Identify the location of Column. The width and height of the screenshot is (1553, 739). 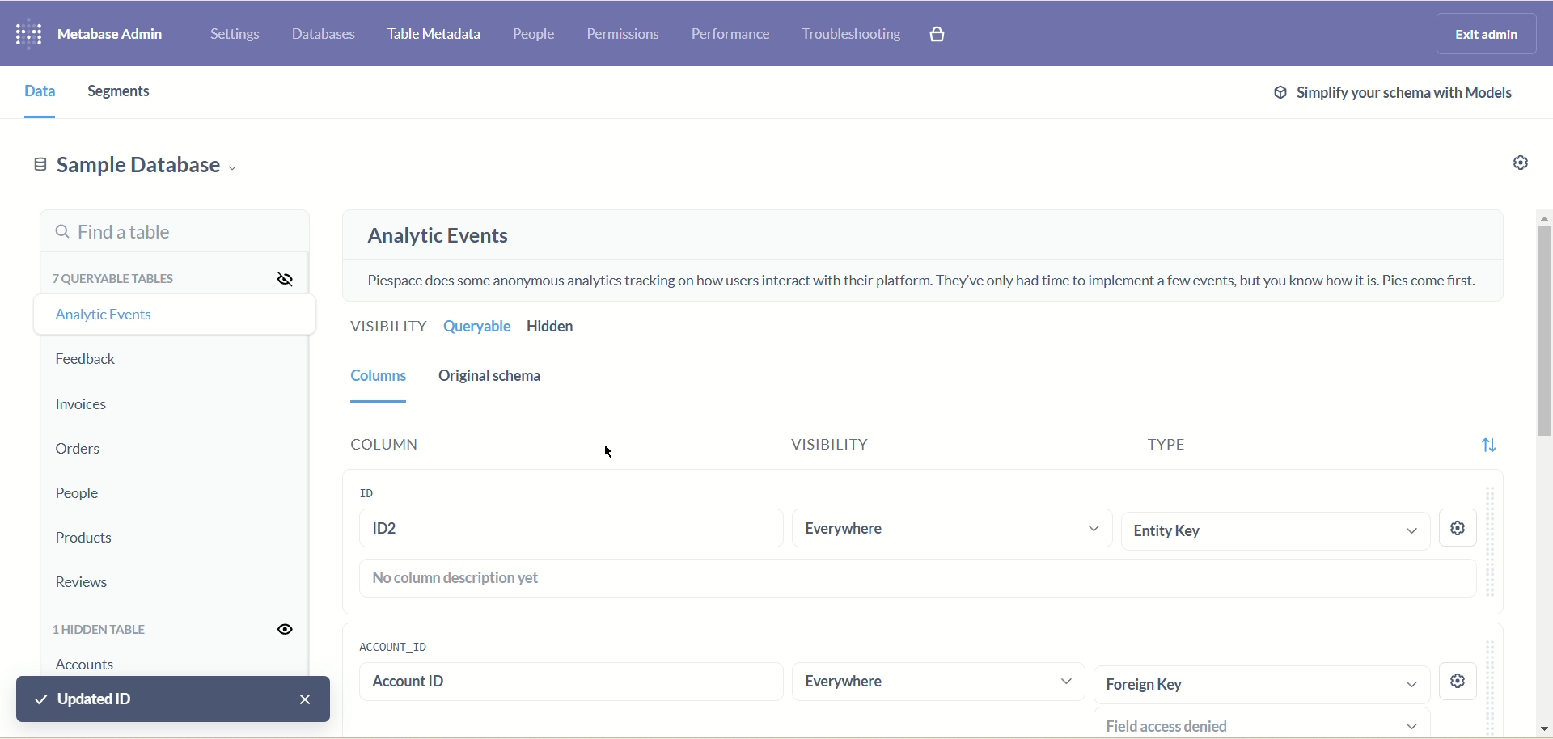
(463, 446).